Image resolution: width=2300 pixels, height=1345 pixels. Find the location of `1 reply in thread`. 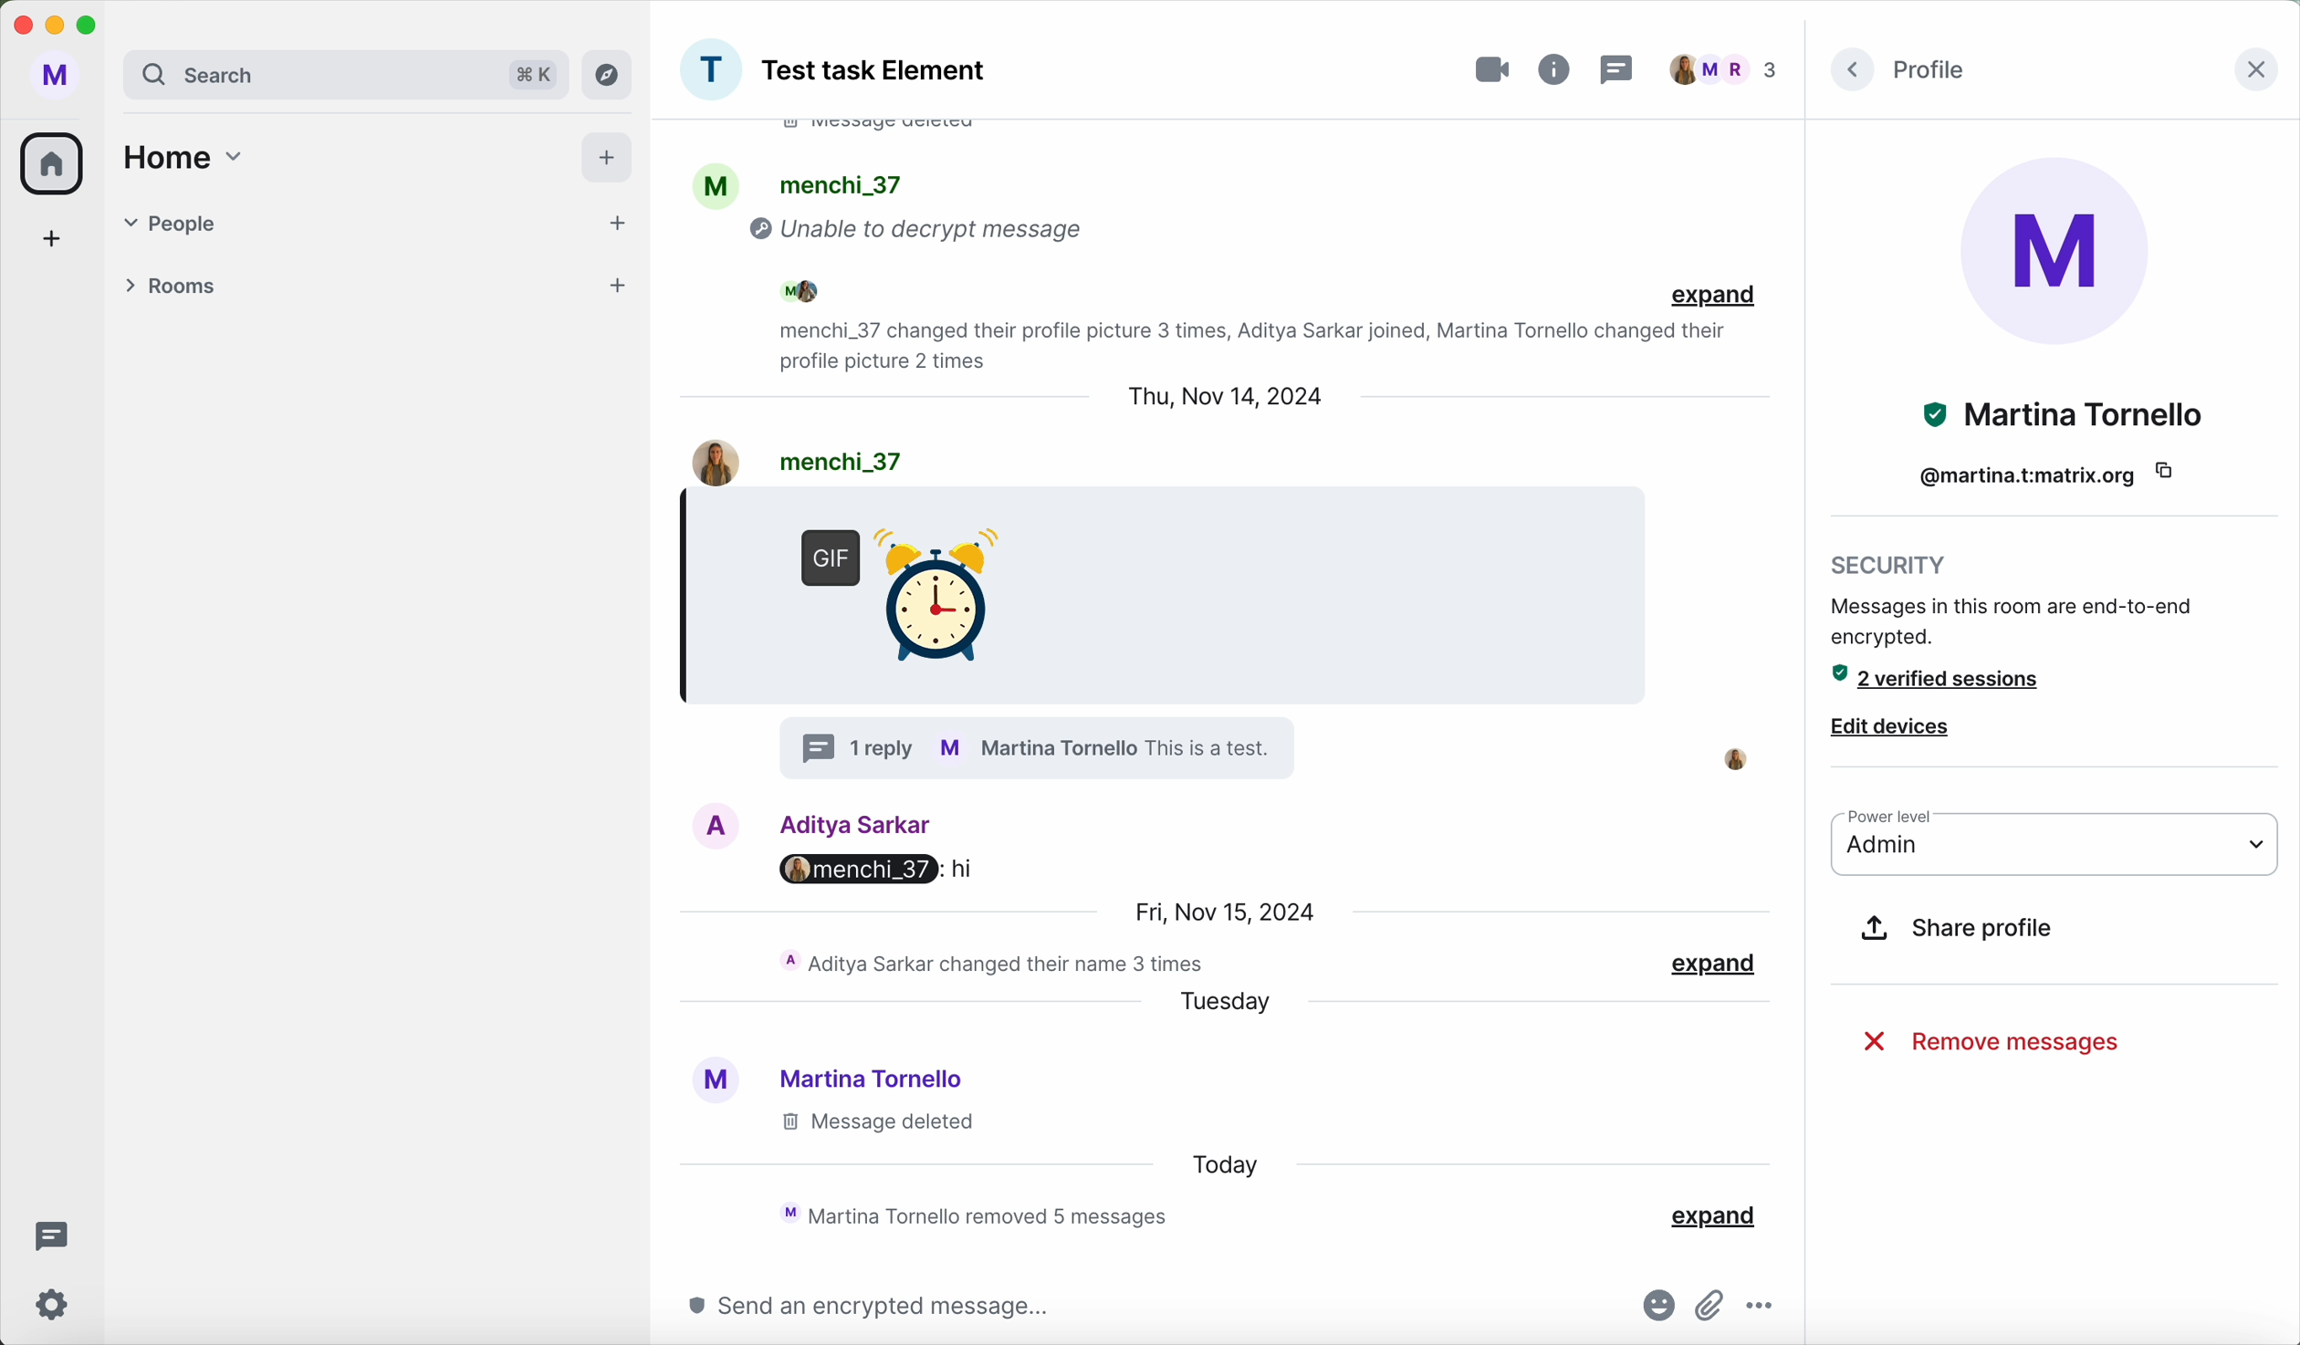

1 reply in thread is located at coordinates (1043, 746).